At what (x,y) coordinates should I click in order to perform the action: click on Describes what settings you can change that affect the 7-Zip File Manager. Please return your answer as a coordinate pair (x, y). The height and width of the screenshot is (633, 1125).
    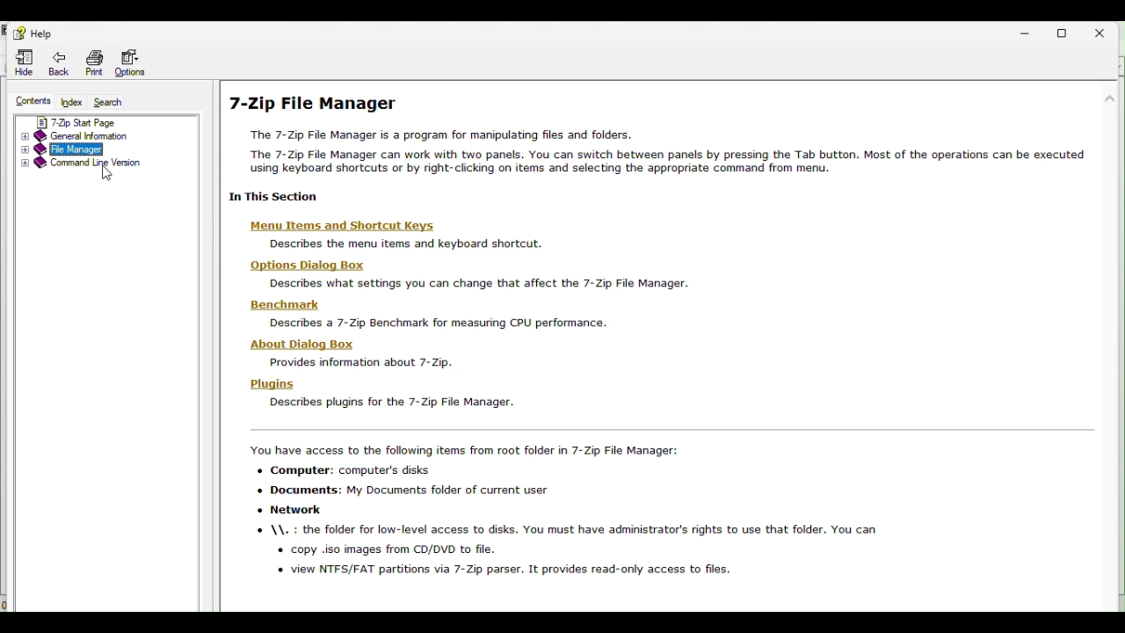
    Looking at the image, I should click on (483, 282).